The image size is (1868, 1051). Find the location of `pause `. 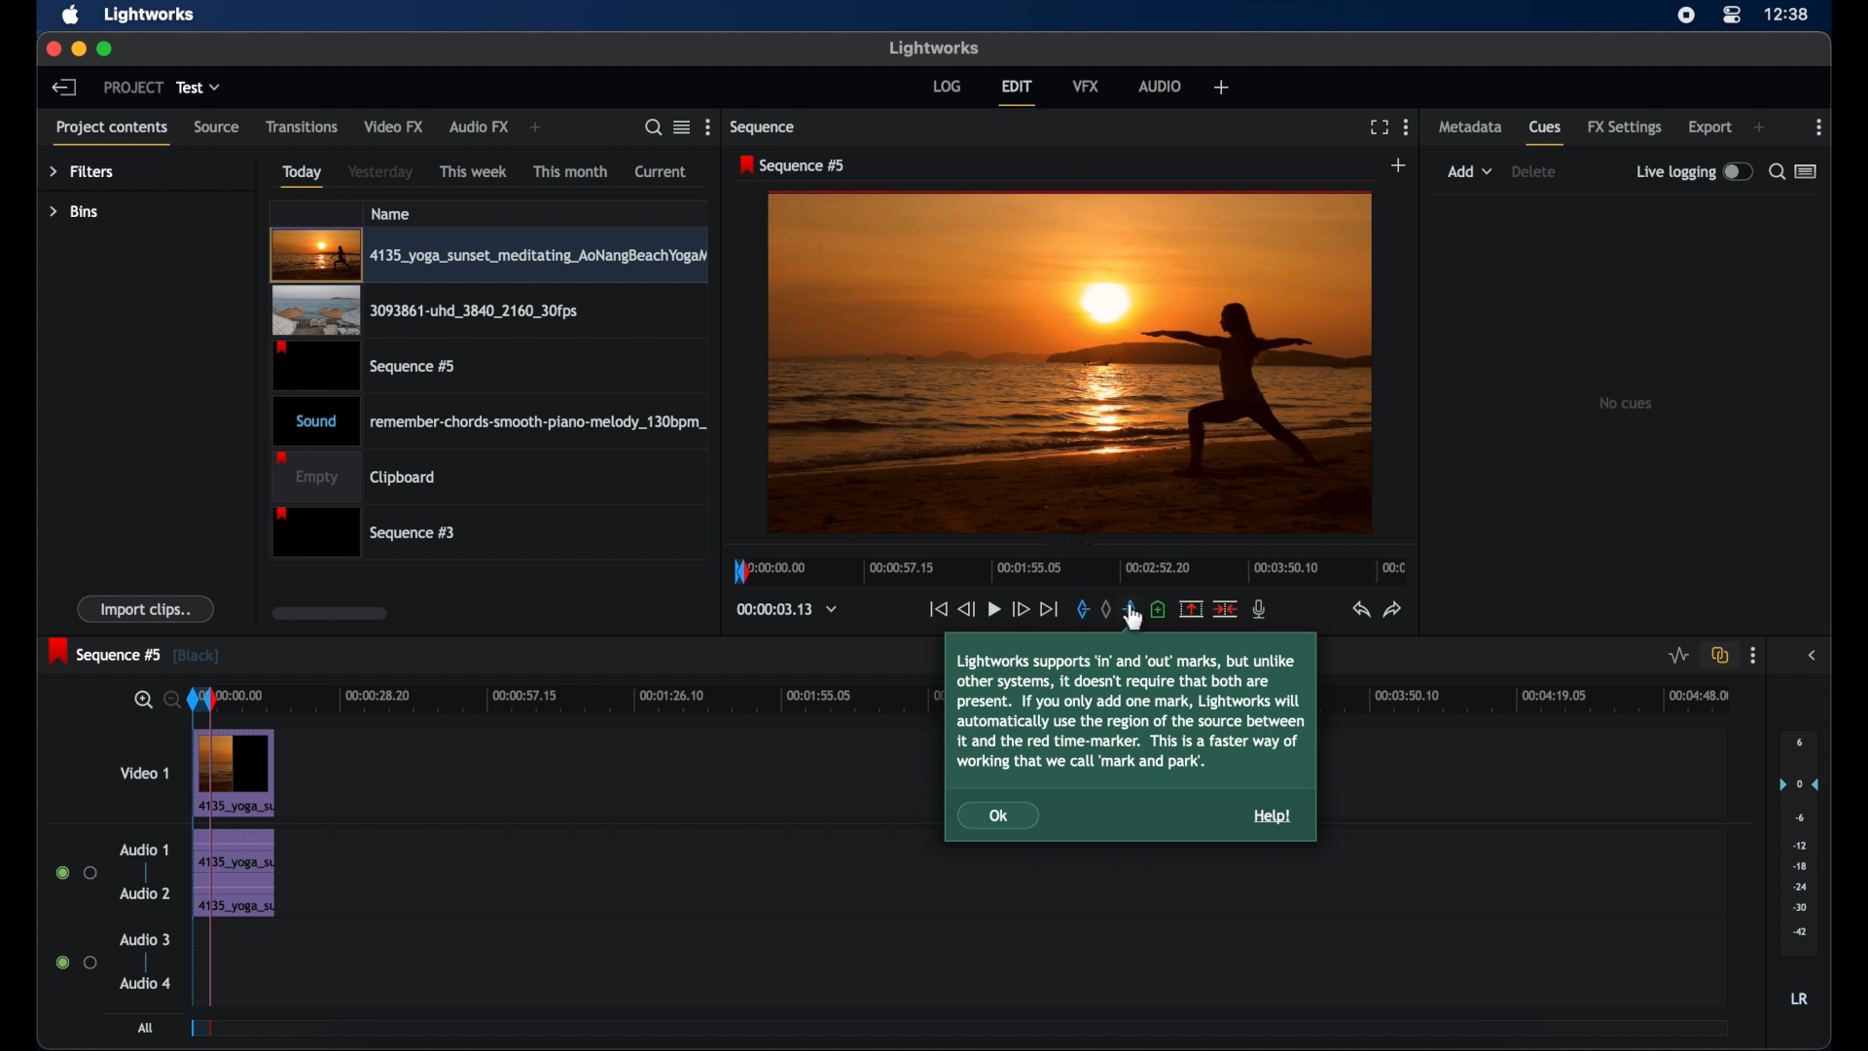

pause  is located at coordinates (993, 609).